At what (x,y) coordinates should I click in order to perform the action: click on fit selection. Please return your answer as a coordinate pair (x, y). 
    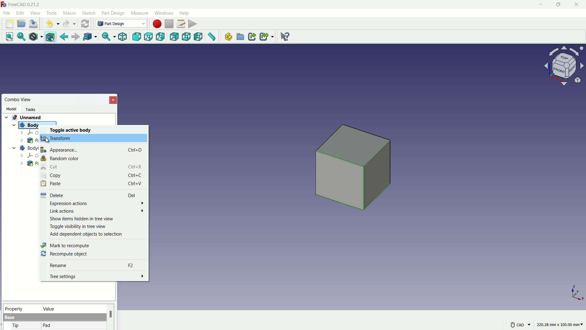
    Looking at the image, I should click on (20, 37).